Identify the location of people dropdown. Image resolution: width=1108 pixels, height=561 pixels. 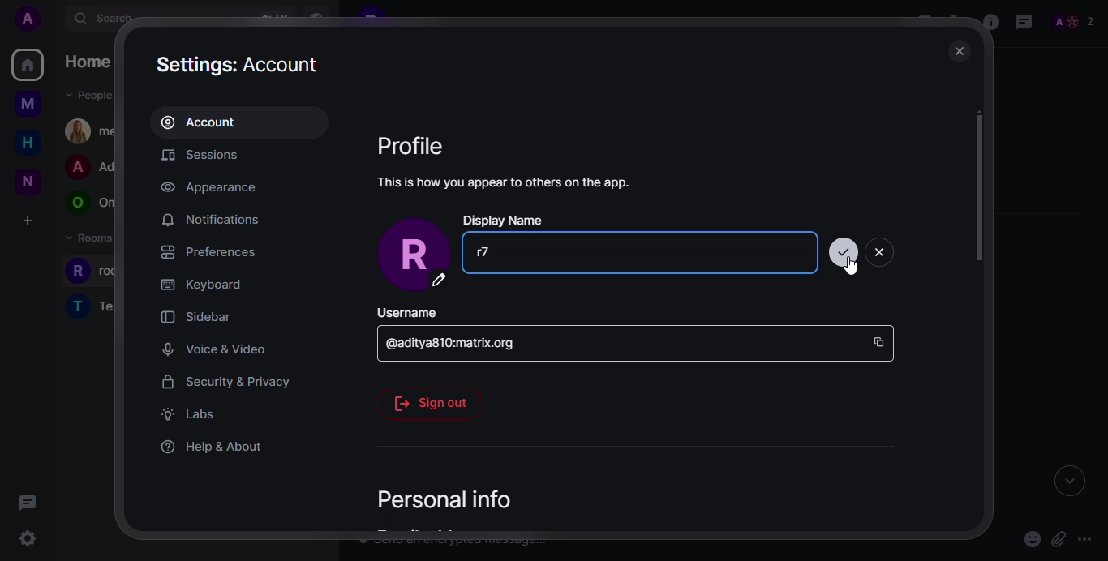
(90, 94).